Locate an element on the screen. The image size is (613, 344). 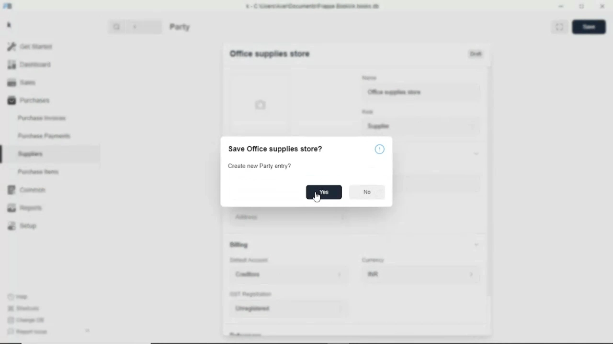
Save office supplies store? is located at coordinates (275, 149).